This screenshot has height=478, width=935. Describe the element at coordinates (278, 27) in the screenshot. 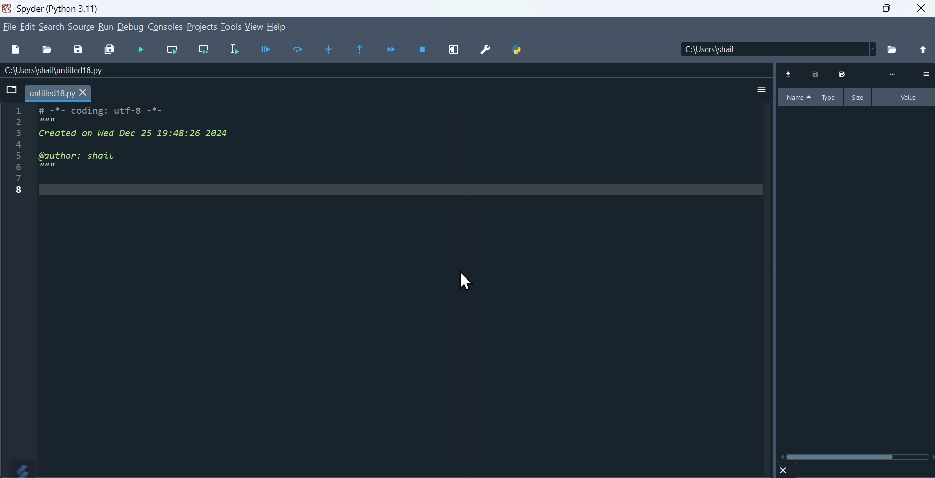

I see `Help` at that location.